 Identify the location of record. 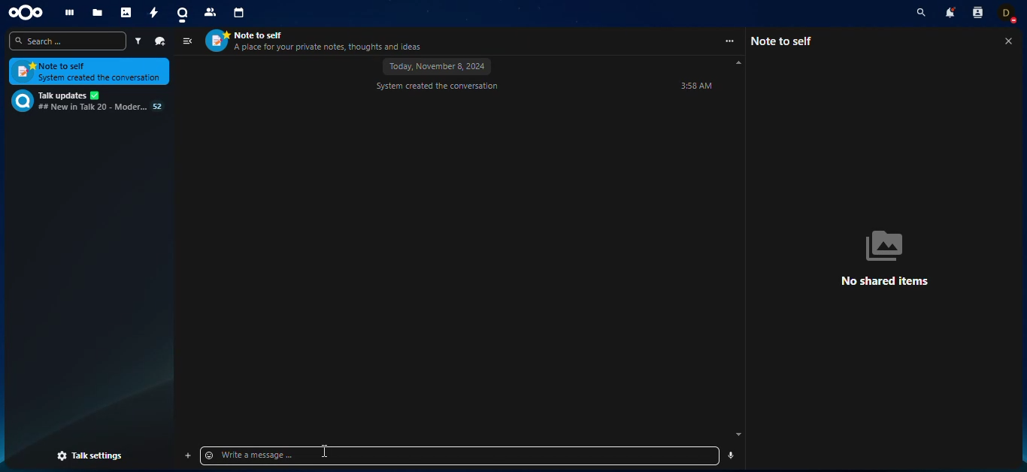
(732, 455).